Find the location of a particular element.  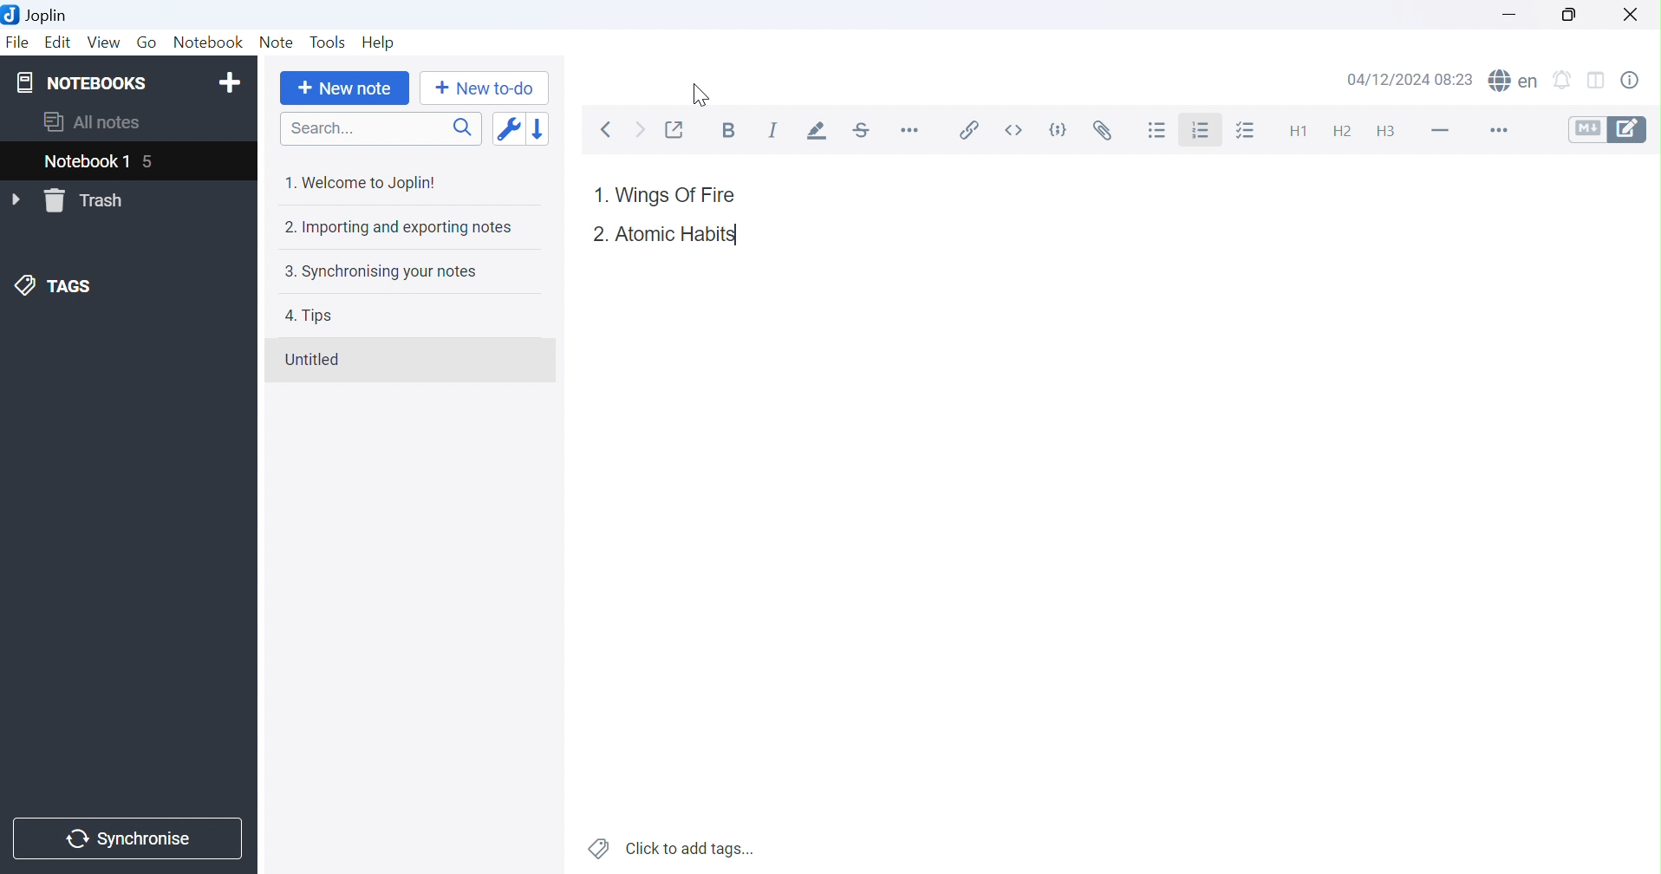

Toggle external editing is located at coordinates (677, 128).